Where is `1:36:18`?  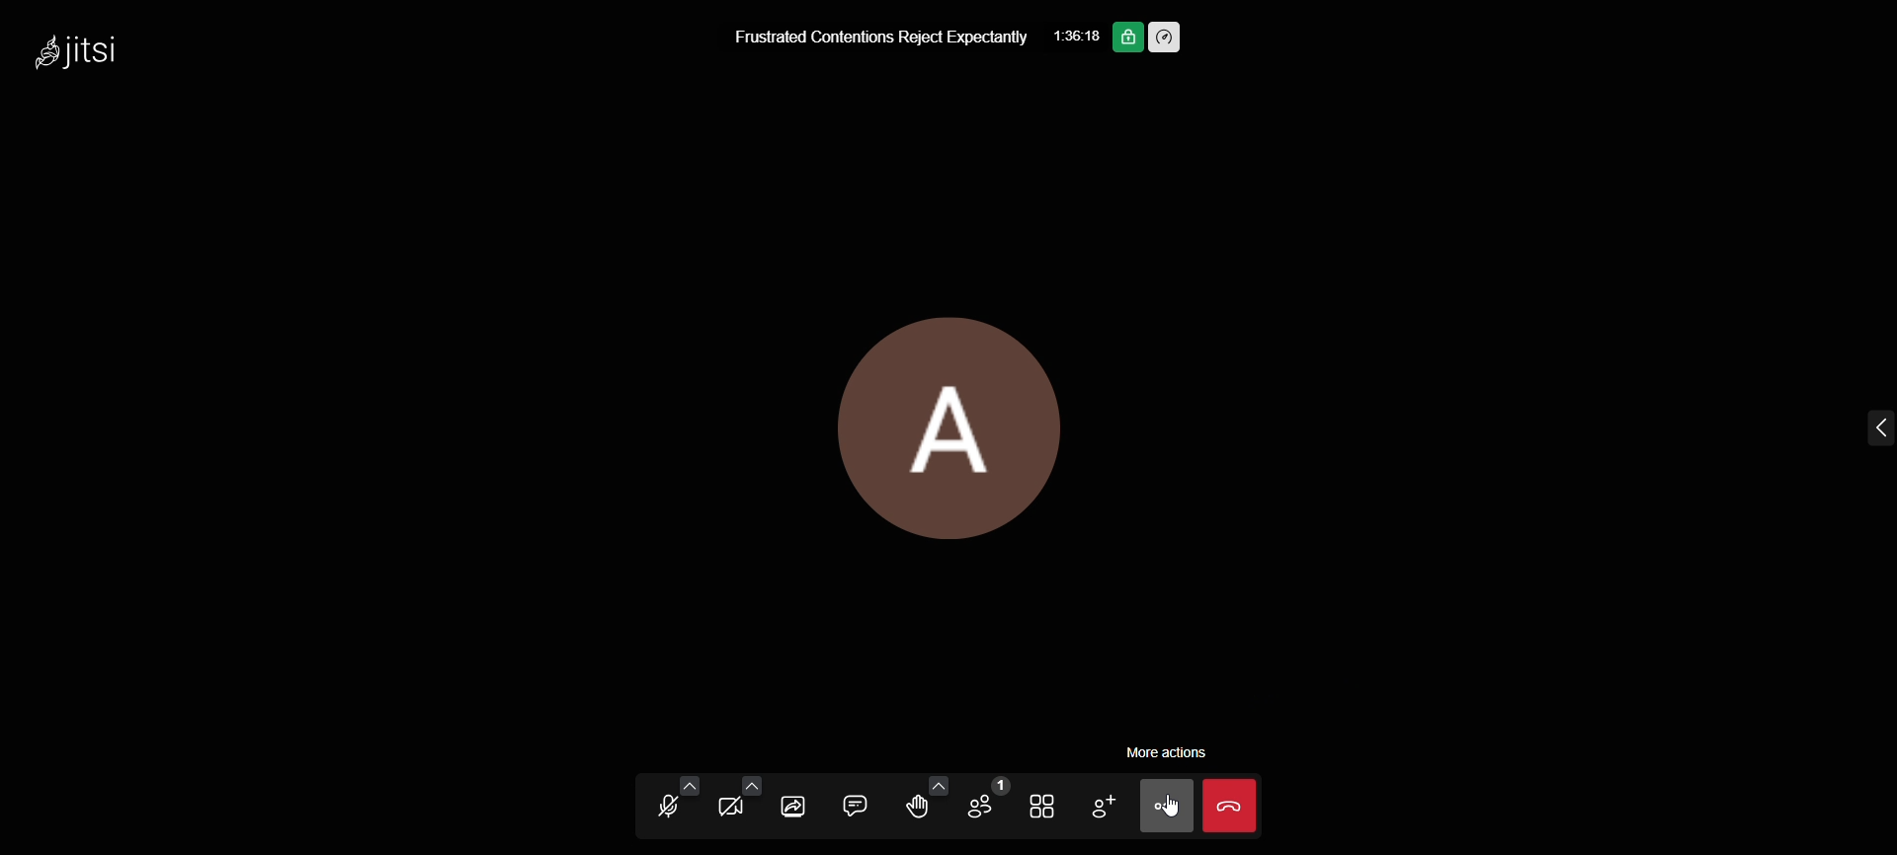 1:36:18 is located at coordinates (1076, 39).